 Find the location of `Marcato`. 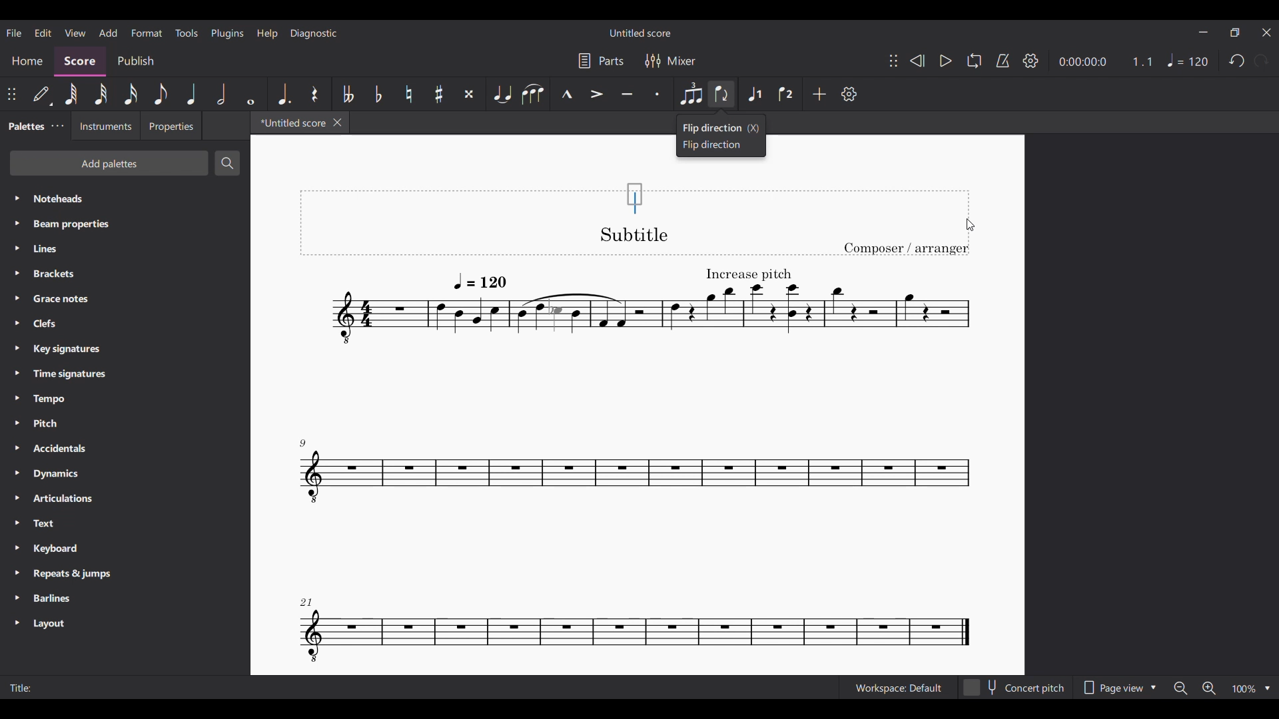

Marcato is located at coordinates (566, 94).